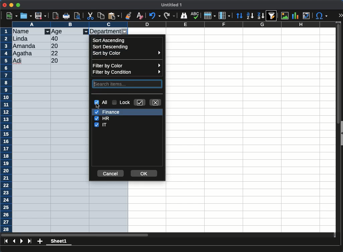 The height and width of the screenshot is (252, 343). I want to click on descending , so click(111, 47).